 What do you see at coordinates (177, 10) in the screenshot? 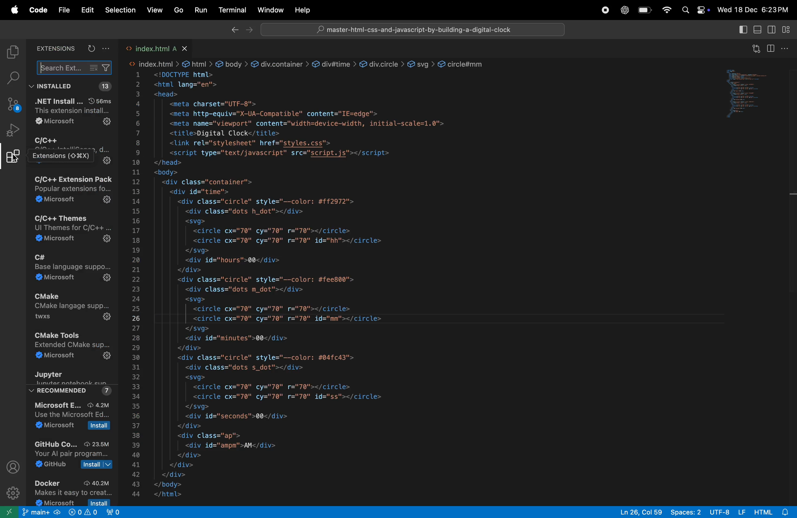
I see `go` at bounding box center [177, 10].